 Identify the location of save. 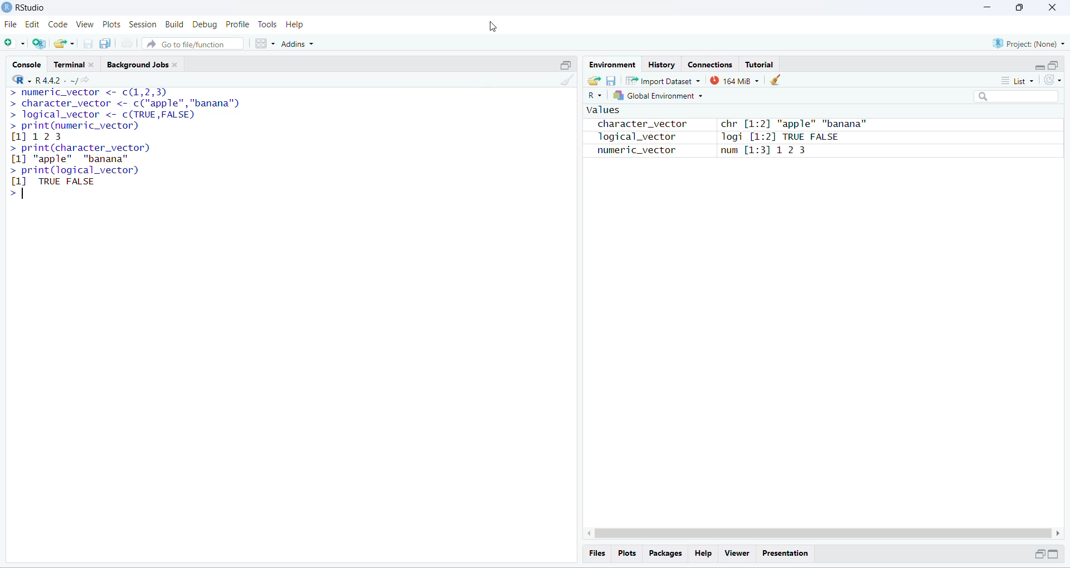
(610, 81).